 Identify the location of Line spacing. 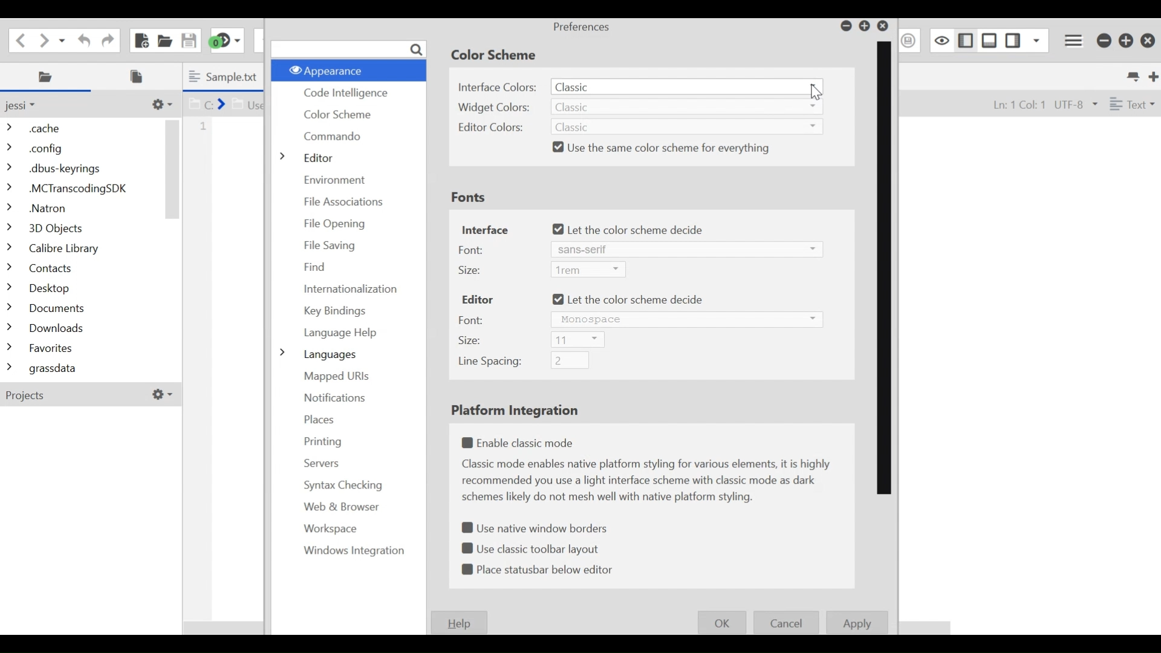
(490, 363).